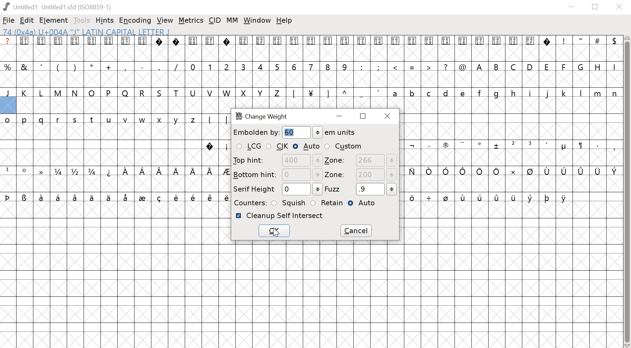 The image size is (631, 348). Describe the element at coordinates (77, 172) in the screenshot. I see `fractions` at that location.